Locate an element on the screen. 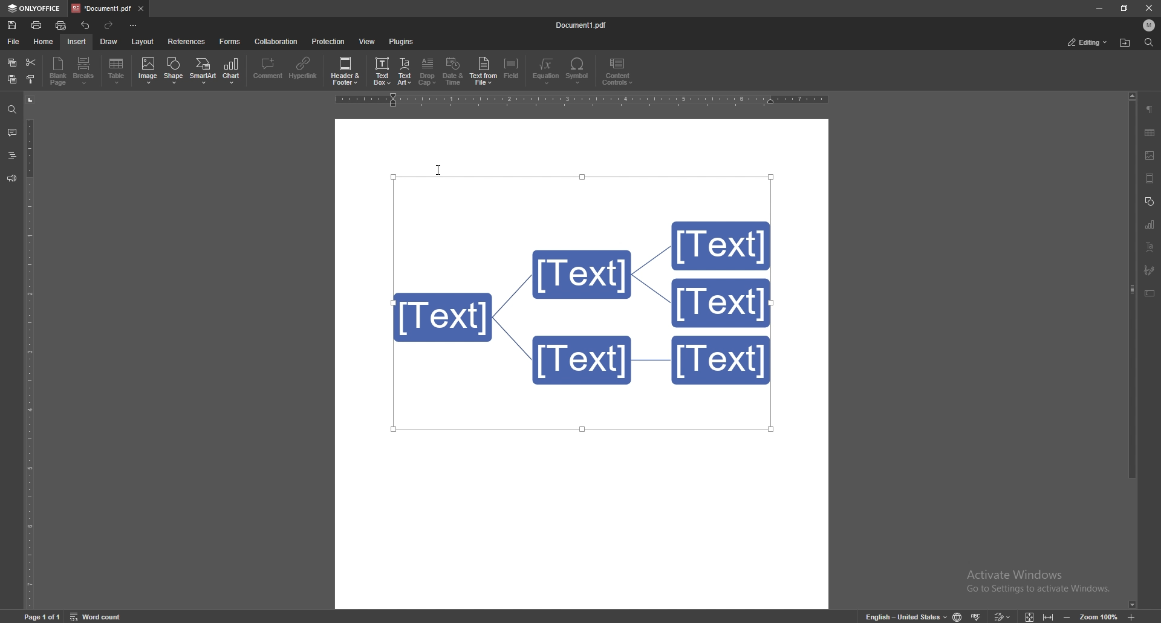  signature is located at coordinates (1150, 270).